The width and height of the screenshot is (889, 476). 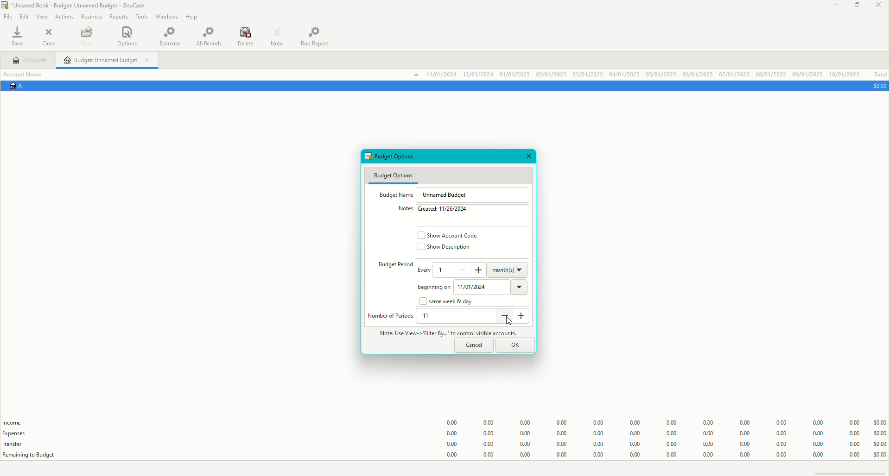 I want to click on month(s), so click(x=508, y=269).